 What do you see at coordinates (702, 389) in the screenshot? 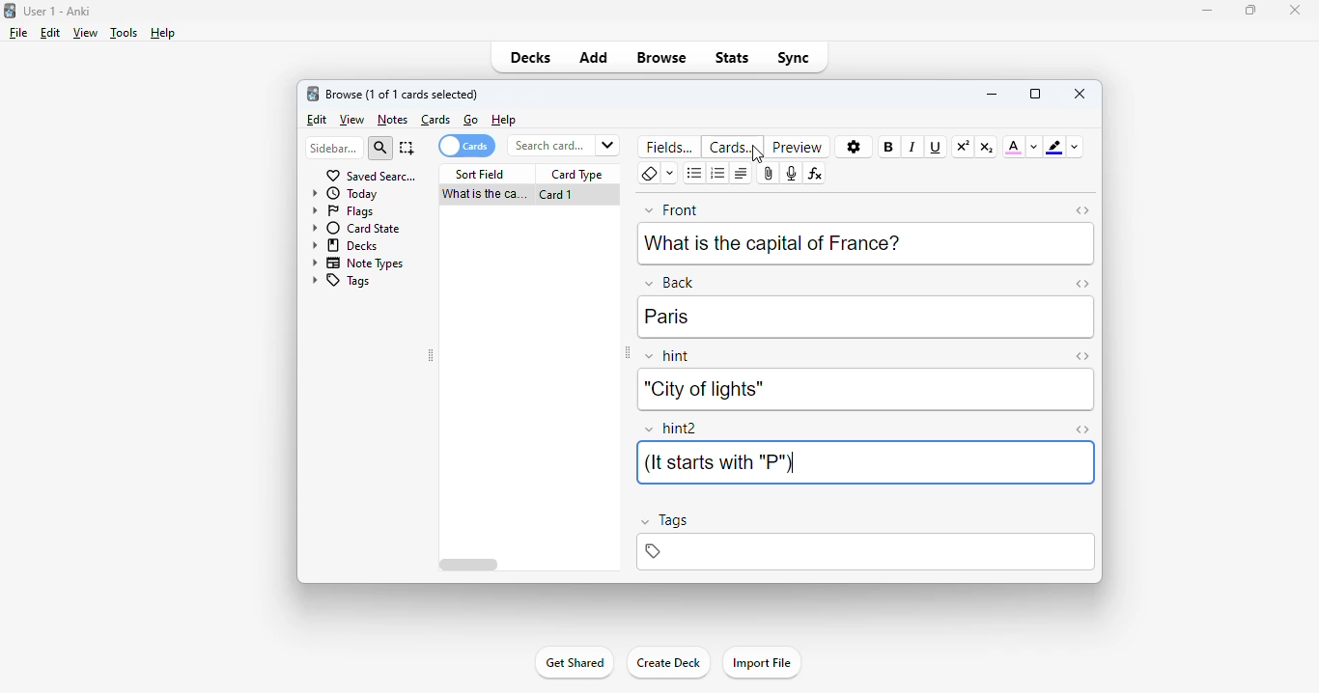
I see `city of lights` at bounding box center [702, 389].